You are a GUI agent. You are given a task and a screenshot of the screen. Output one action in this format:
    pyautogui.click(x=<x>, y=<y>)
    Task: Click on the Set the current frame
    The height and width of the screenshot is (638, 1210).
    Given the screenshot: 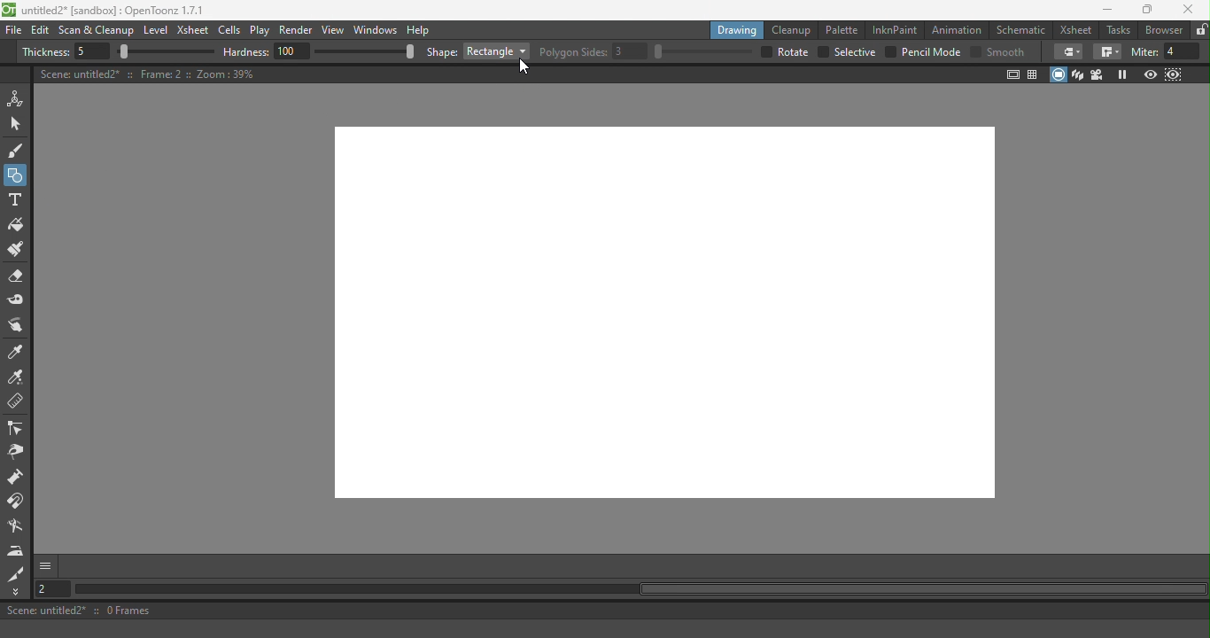 What is the action you would take?
    pyautogui.click(x=51, y=590)
    